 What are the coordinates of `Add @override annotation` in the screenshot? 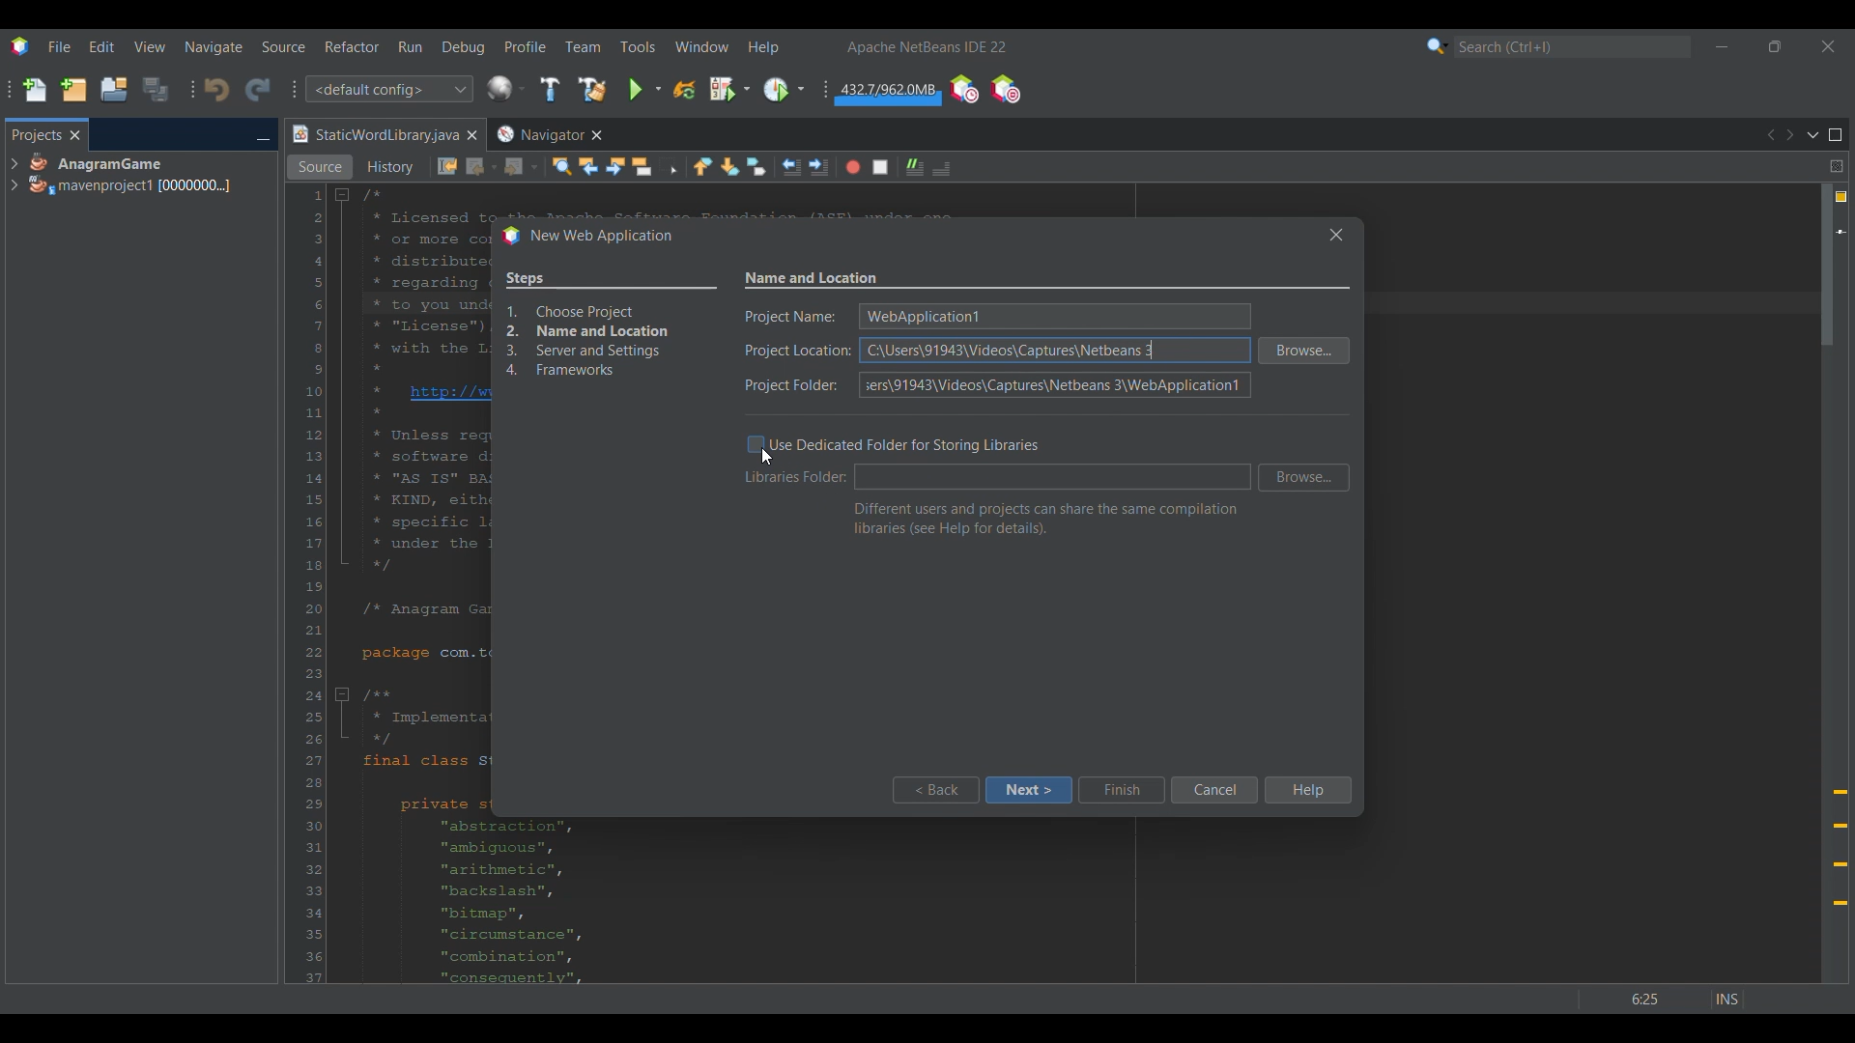 It's located at (1841, 848).